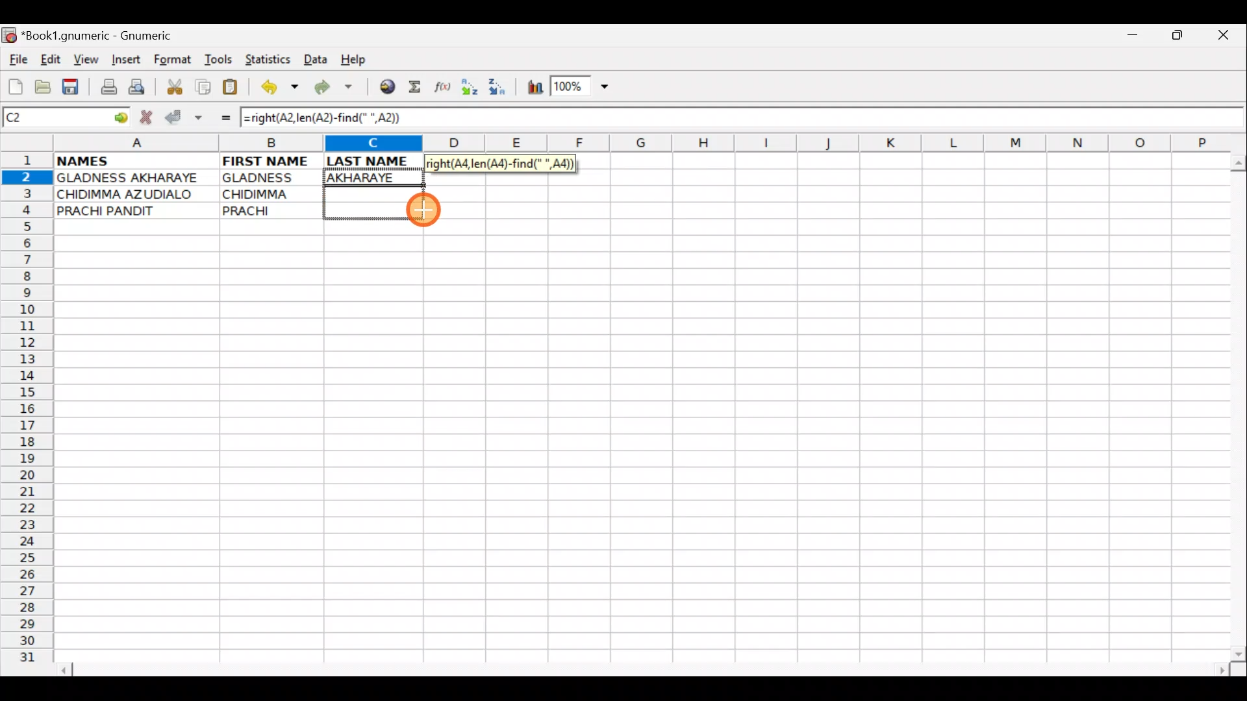 Image resolution: width=1247 pixels, height=701 pixels. What do you see at coordinates (419, 88) in the screenshot?
I see `Sum in the current cell` at bounding box center [419, 88].